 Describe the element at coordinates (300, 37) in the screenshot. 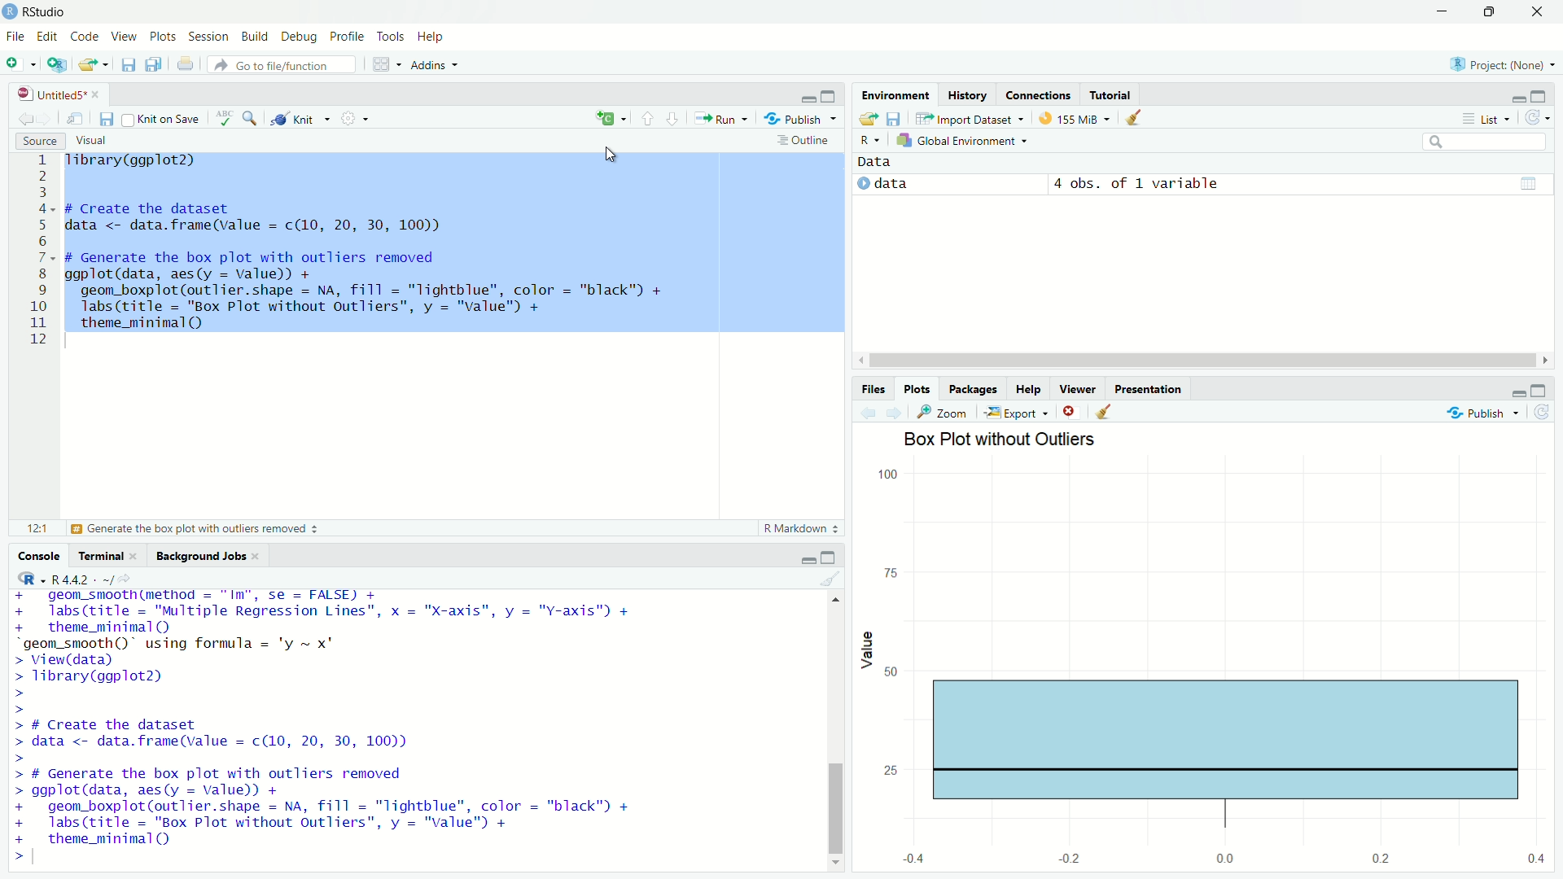

I see `I Debug` at that location.